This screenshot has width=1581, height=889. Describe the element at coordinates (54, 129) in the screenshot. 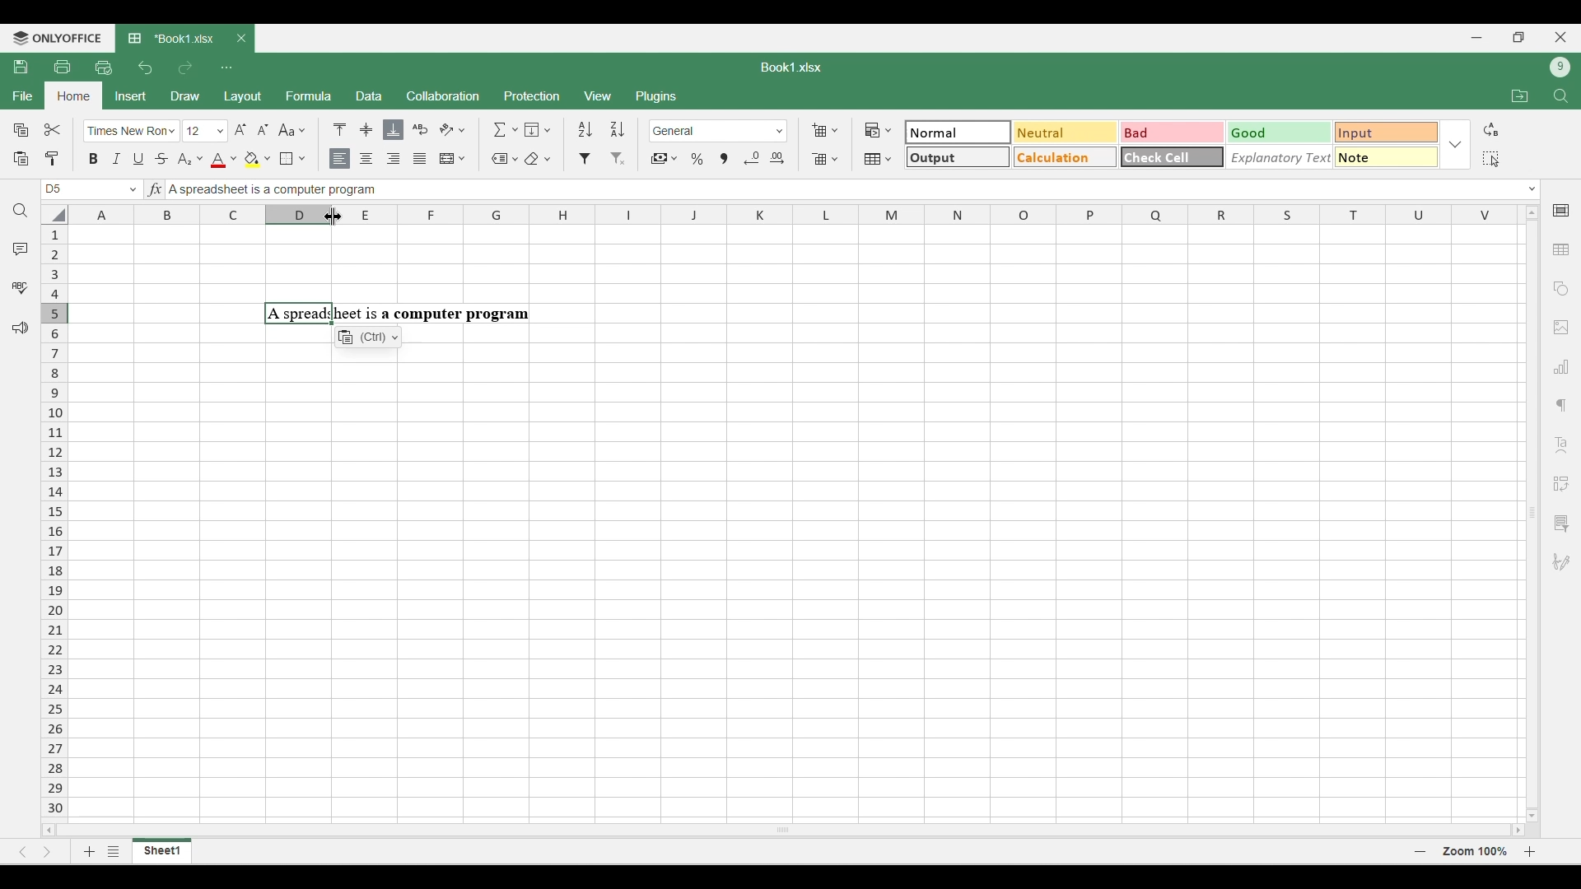

I see `Cut` at that location.